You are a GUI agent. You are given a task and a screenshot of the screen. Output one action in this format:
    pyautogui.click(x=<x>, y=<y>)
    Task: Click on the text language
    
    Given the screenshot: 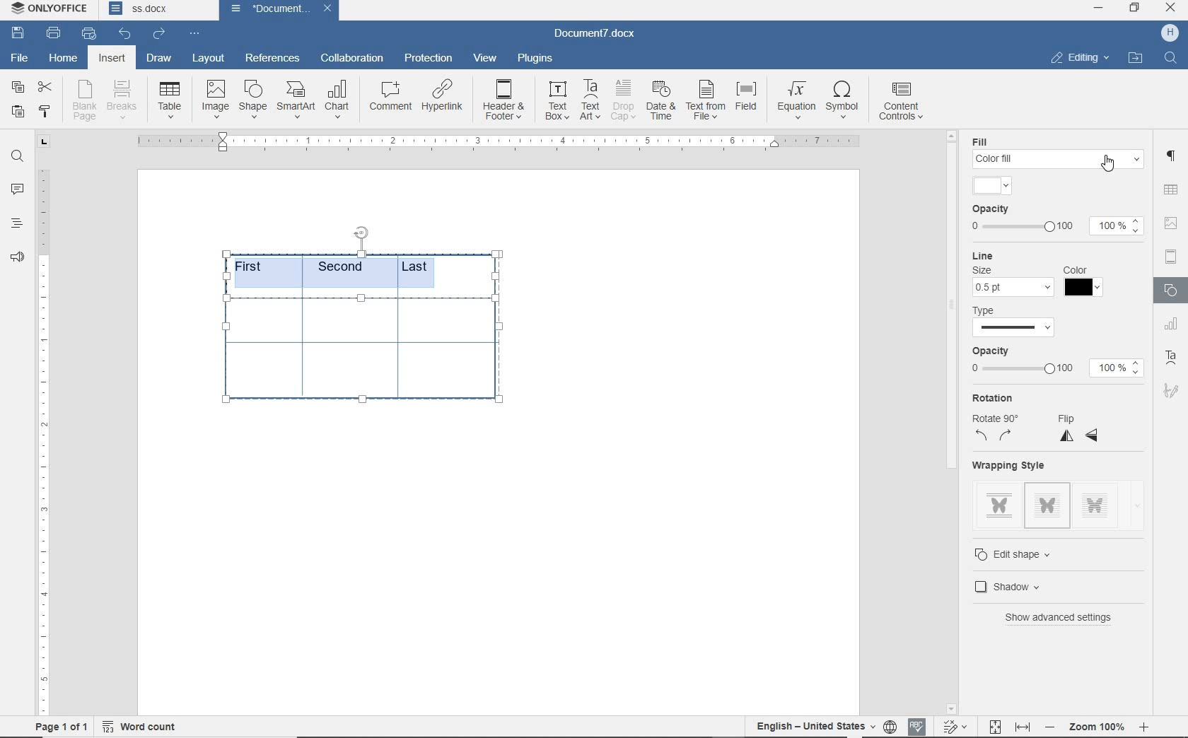 What is the action you would take?
    pyautogui.click(x=815, y=725)
    